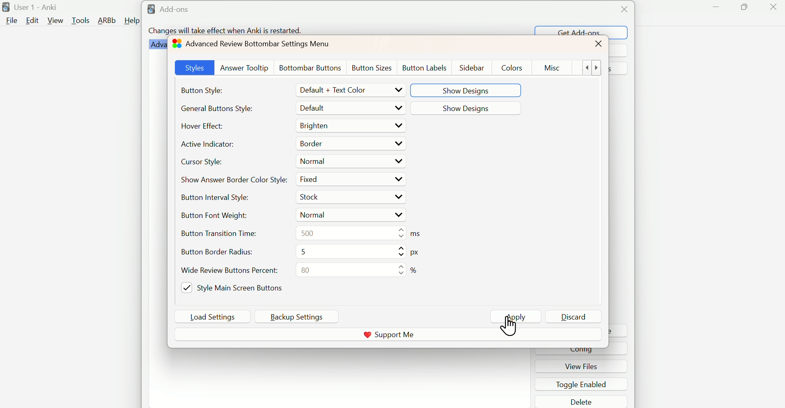 The height and width of the screenshot is (408, 785). I want to click on Generate Button Styles, so click(218, 109).